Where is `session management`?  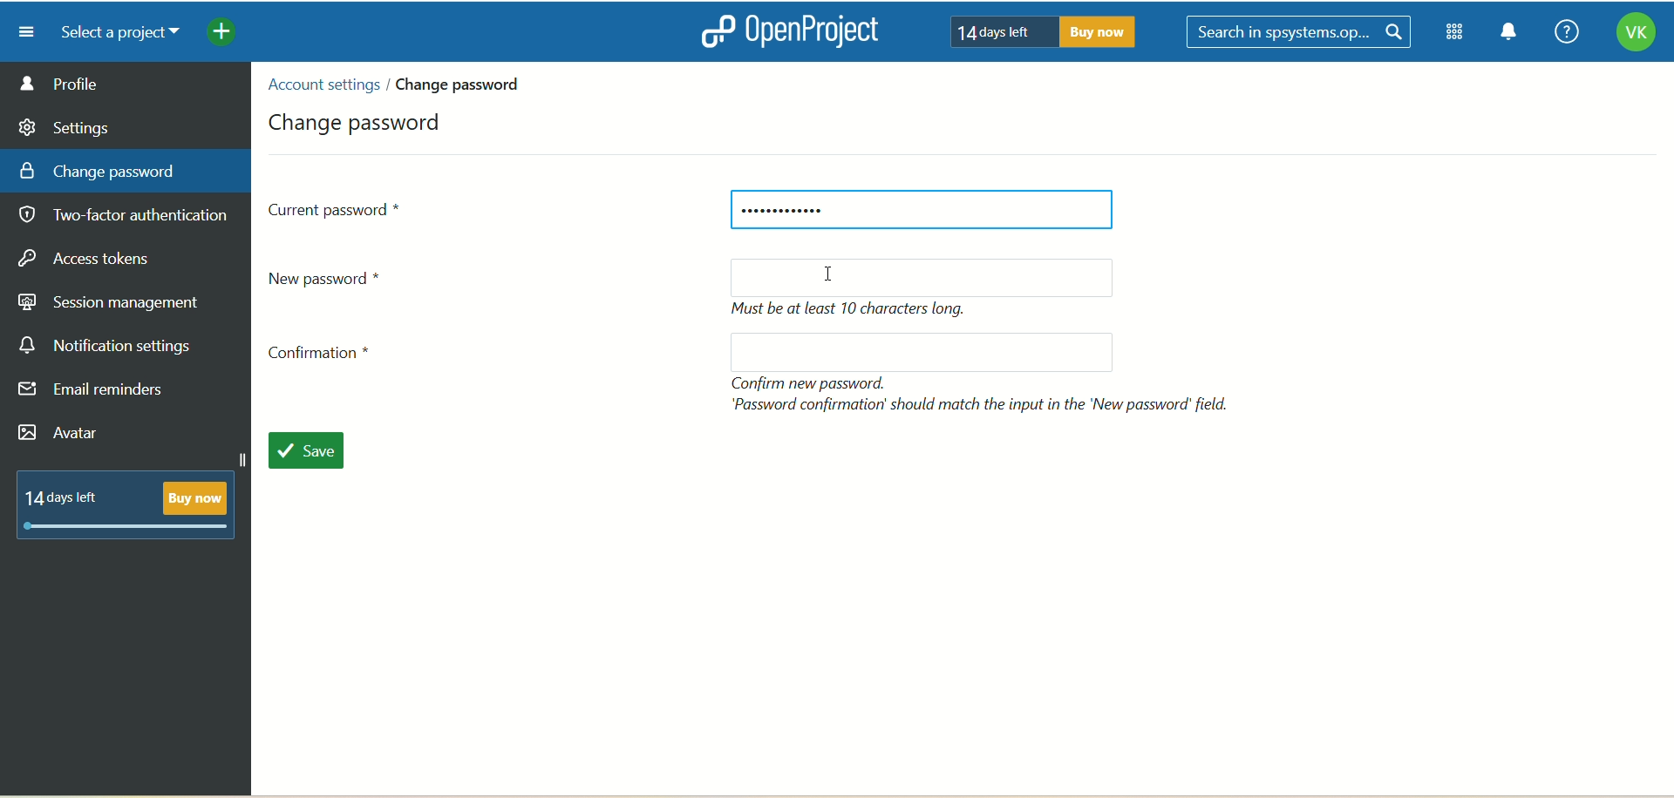 session management is located at coordinates (111, 300).